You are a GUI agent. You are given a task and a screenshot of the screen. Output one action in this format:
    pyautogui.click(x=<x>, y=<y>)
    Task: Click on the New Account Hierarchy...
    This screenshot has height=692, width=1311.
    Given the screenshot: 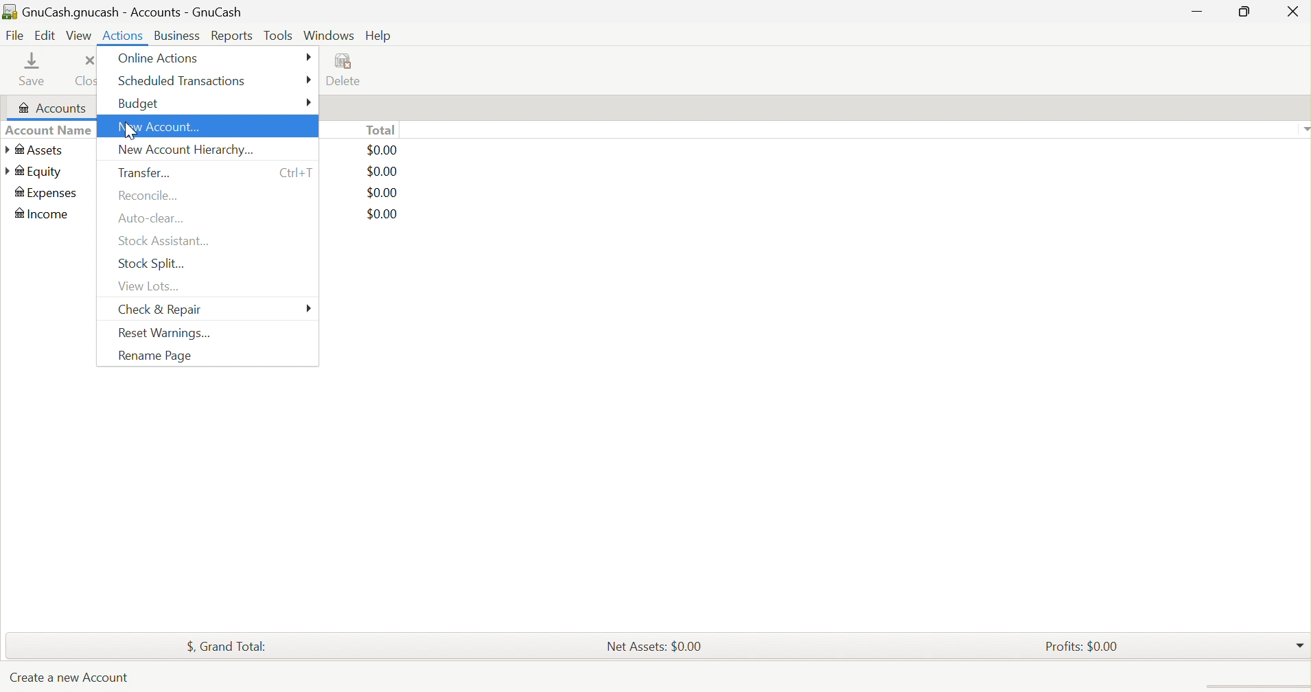 What is the action you would take?
    pyautogui.click(x=185, y=150)
    